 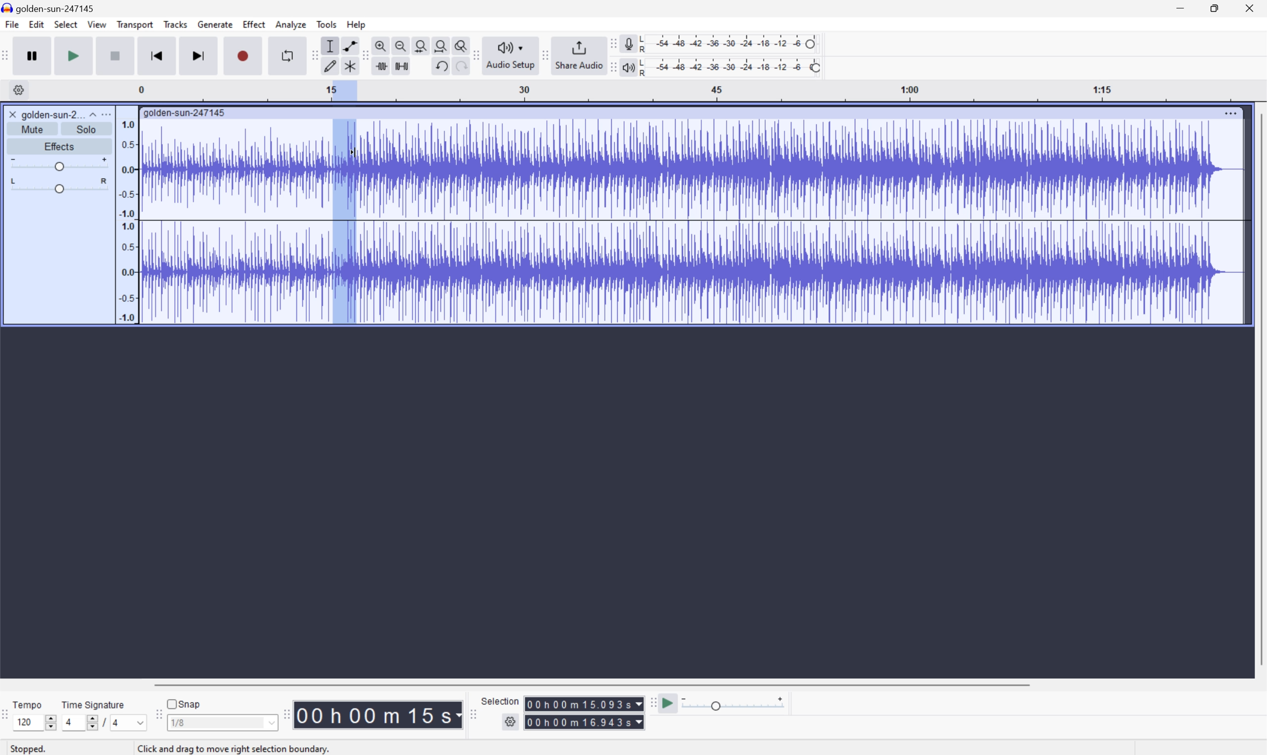 I want to click on 1/8, so click(x=178, y=722).